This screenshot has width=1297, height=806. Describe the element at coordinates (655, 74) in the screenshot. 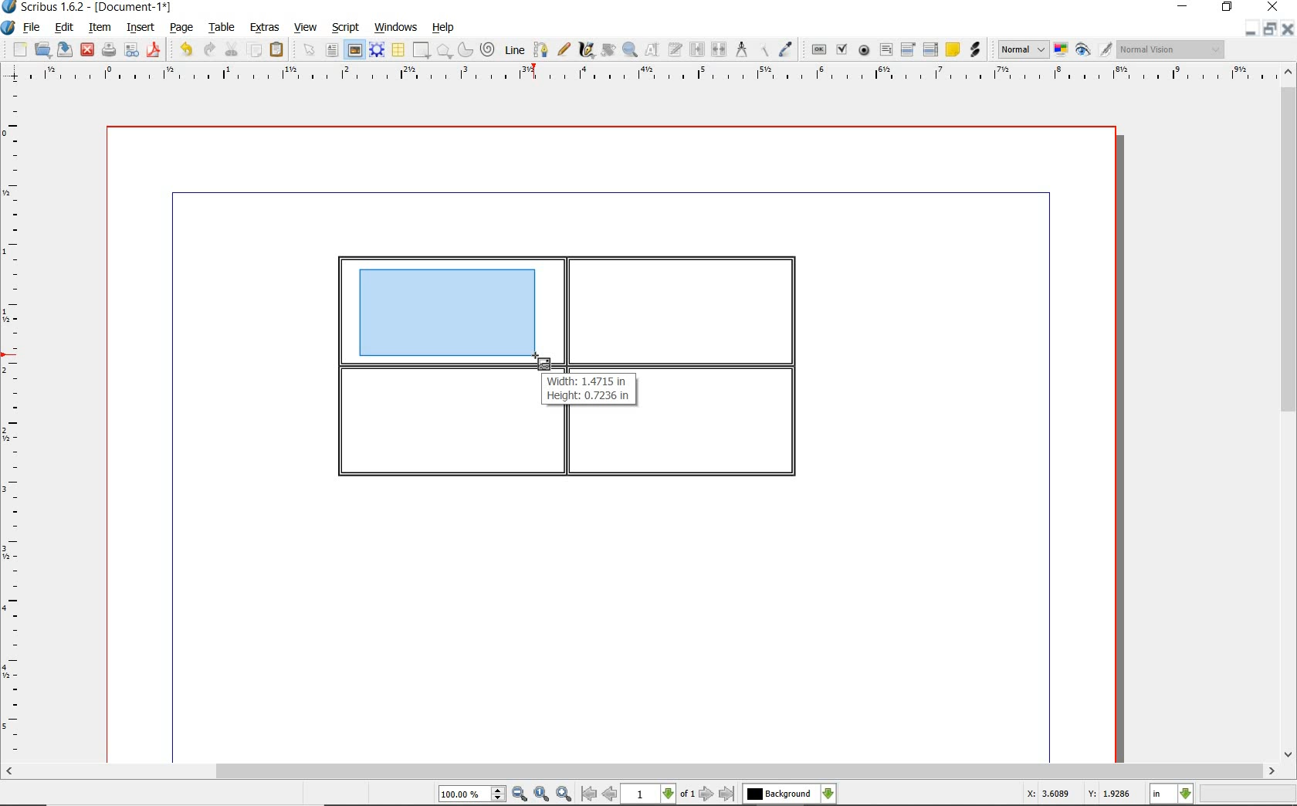

I see `ruler` at that location.